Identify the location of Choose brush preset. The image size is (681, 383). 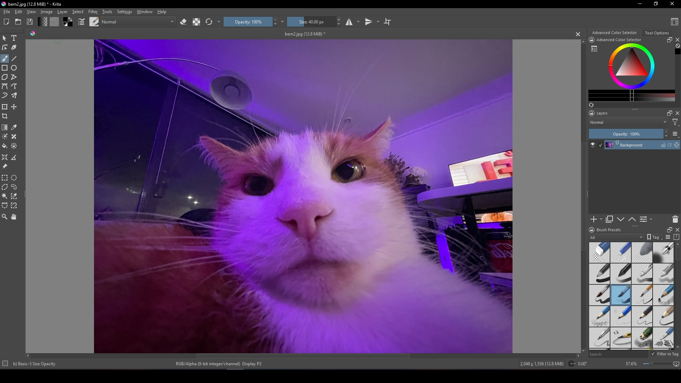
(94, 21).